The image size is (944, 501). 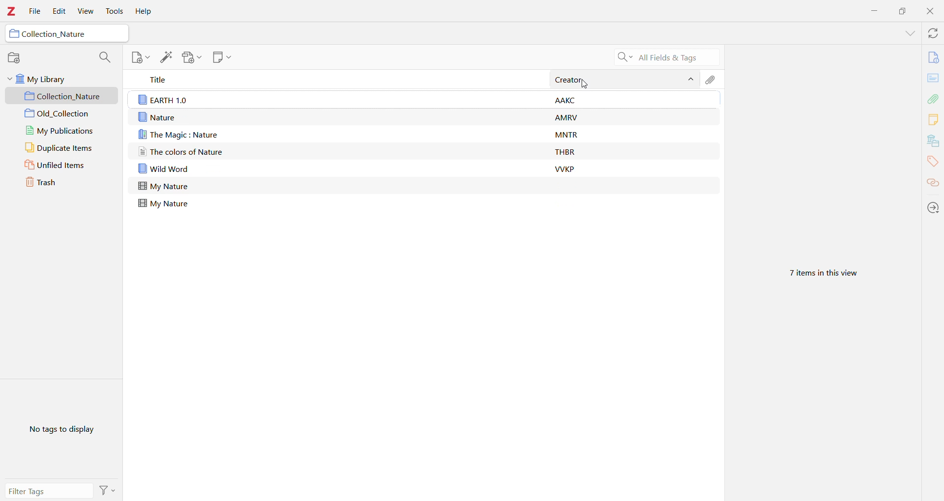 What do you see at coordinates (104, 57) in the screenshot?
I see `Filter Collections` at bounding box center [104, 57].